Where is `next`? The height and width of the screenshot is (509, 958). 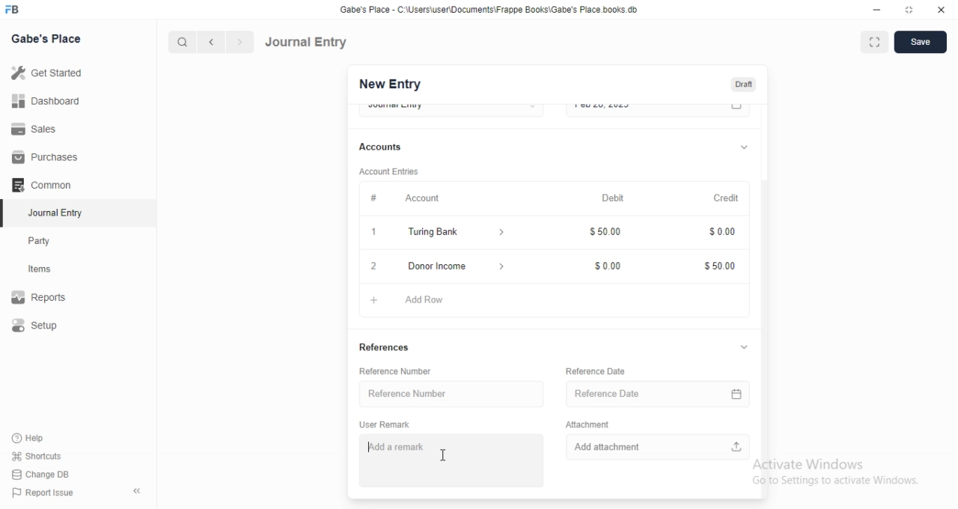
next is located at coordinates (238, 43).